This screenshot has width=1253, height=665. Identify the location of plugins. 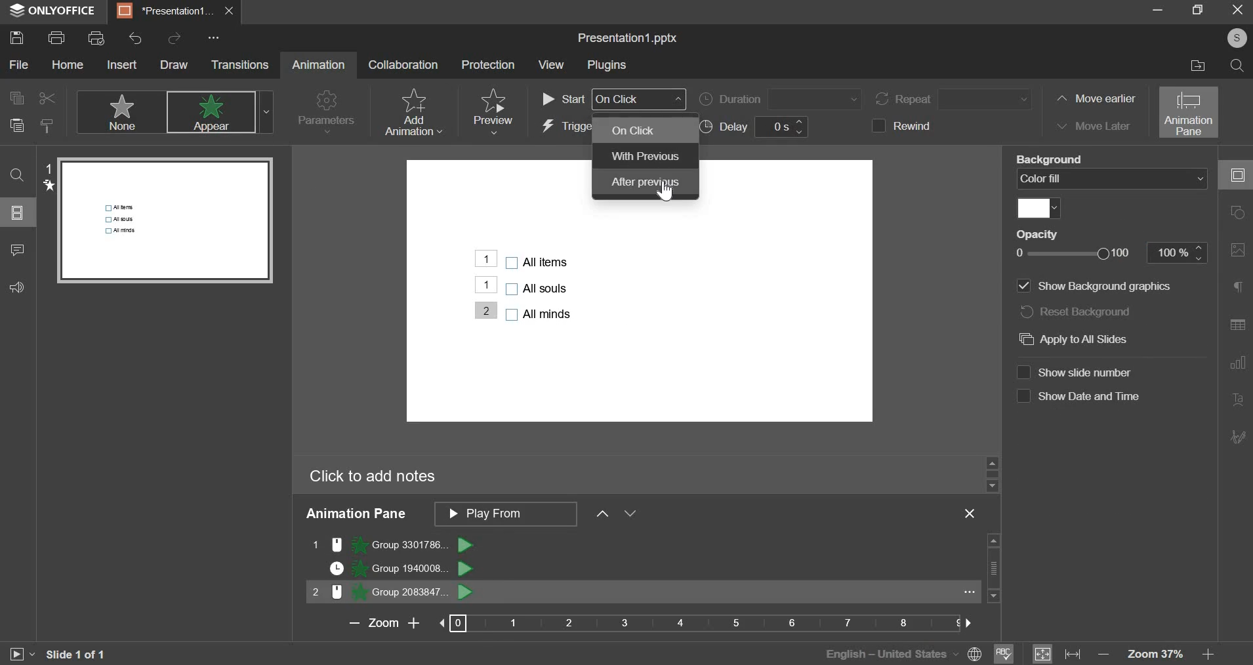
(606, 66).